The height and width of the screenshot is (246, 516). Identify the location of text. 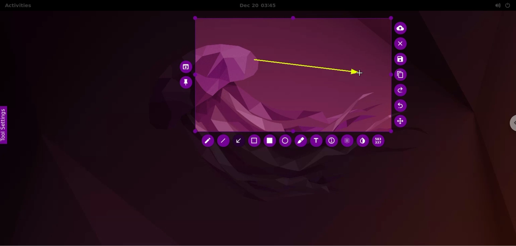
(316, 142).